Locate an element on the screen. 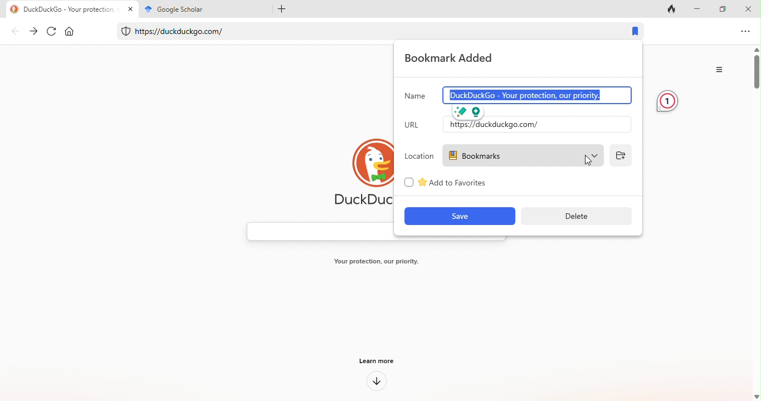 The width and height of the screenshot is (761, 401). bookmark is located at coordinates (636, 32).